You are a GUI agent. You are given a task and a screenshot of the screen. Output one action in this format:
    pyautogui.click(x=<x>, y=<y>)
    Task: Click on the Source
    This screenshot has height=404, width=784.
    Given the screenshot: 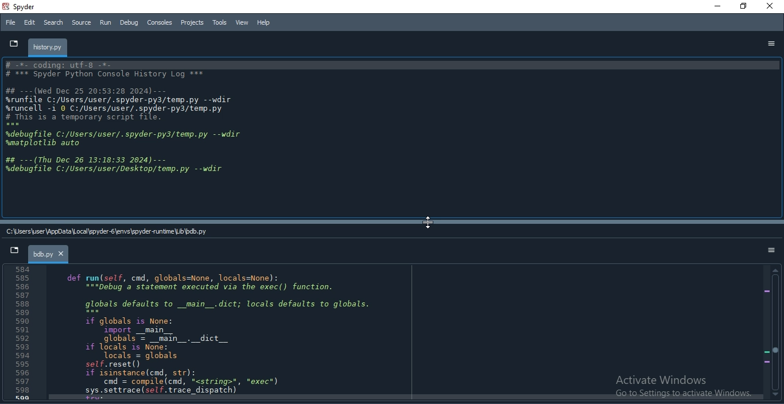 What is the action you would take?
    pyautogui.click(x=82, y=22)
    